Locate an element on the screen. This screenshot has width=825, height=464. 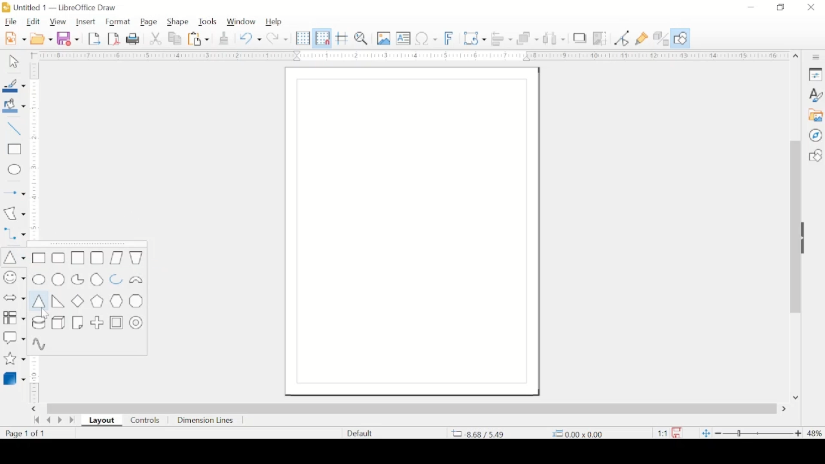
block arc is located at coordinates (136, 280).